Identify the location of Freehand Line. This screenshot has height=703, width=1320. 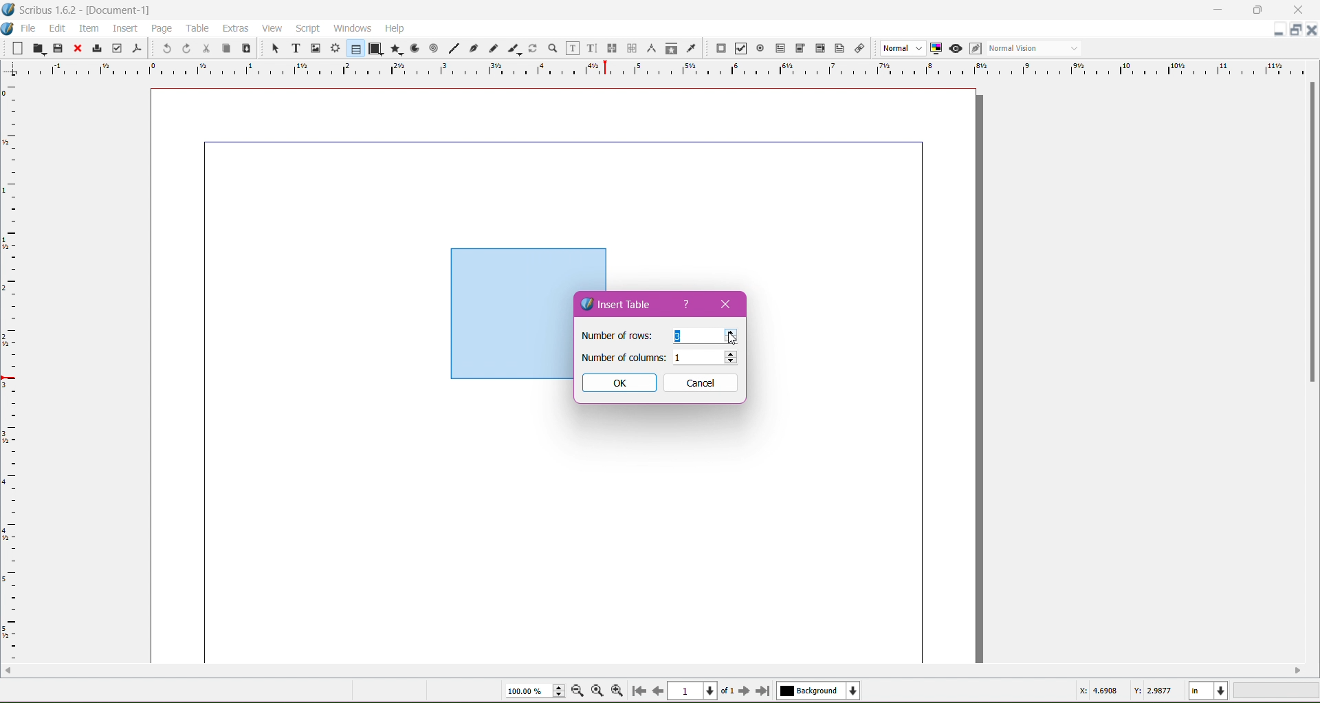
(493, 49).